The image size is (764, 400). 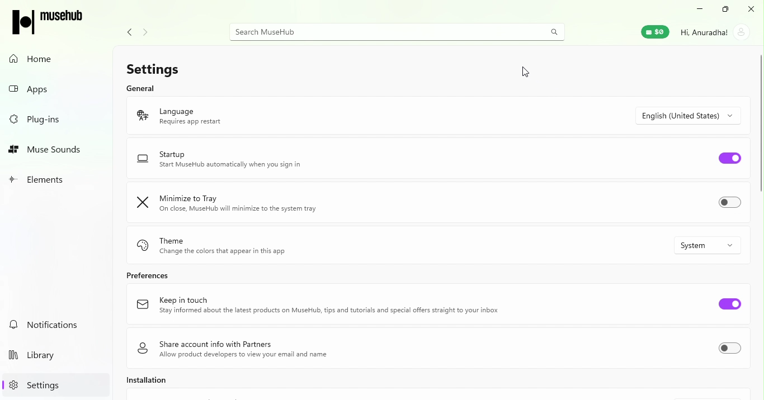 I want to click on Muse wallet, so click(x=657, y=34).